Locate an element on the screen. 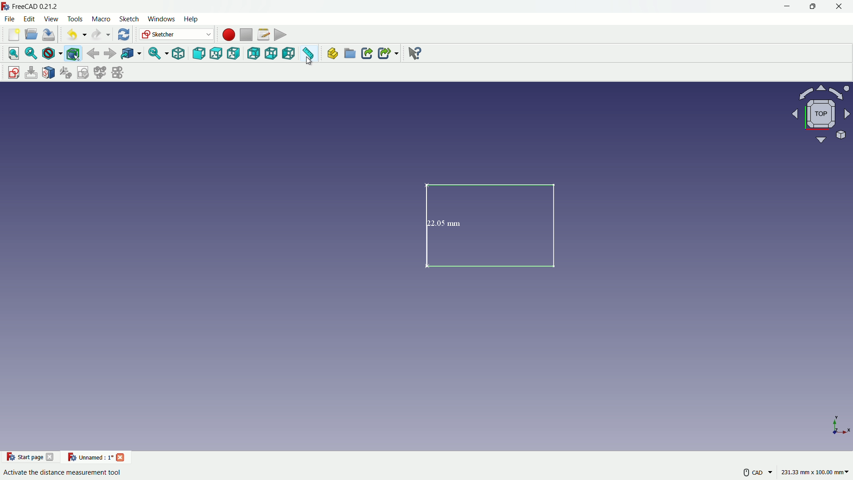  redo is located at coordinates (100, 35).